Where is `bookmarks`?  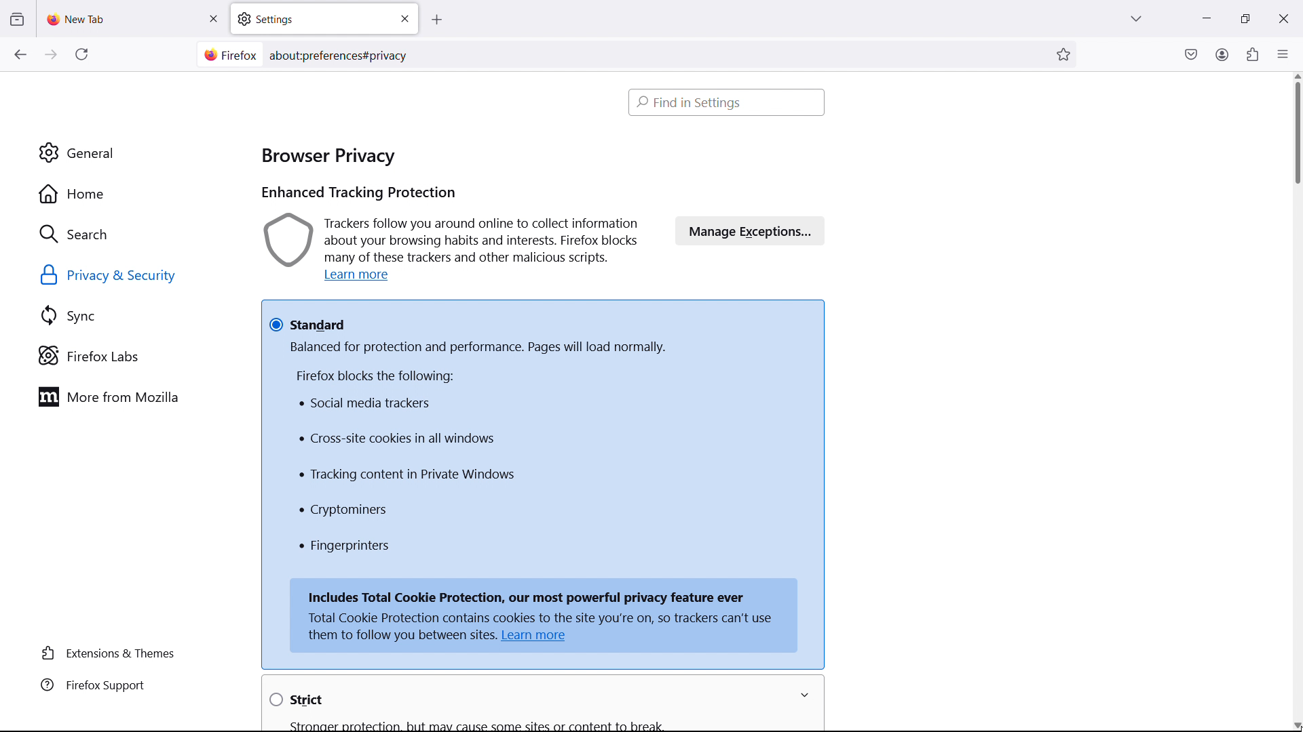
bookmarks is located at coordinates (1065, 54).